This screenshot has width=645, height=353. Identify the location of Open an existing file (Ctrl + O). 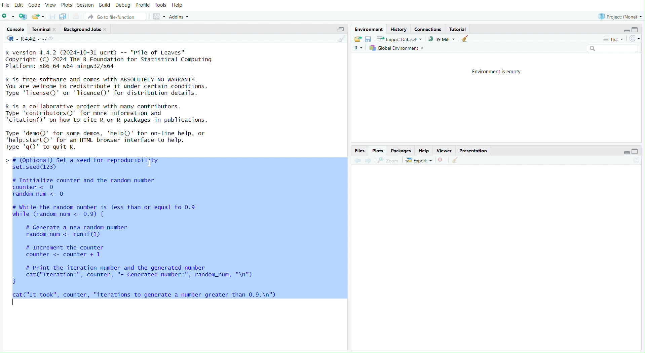
(38, 16).